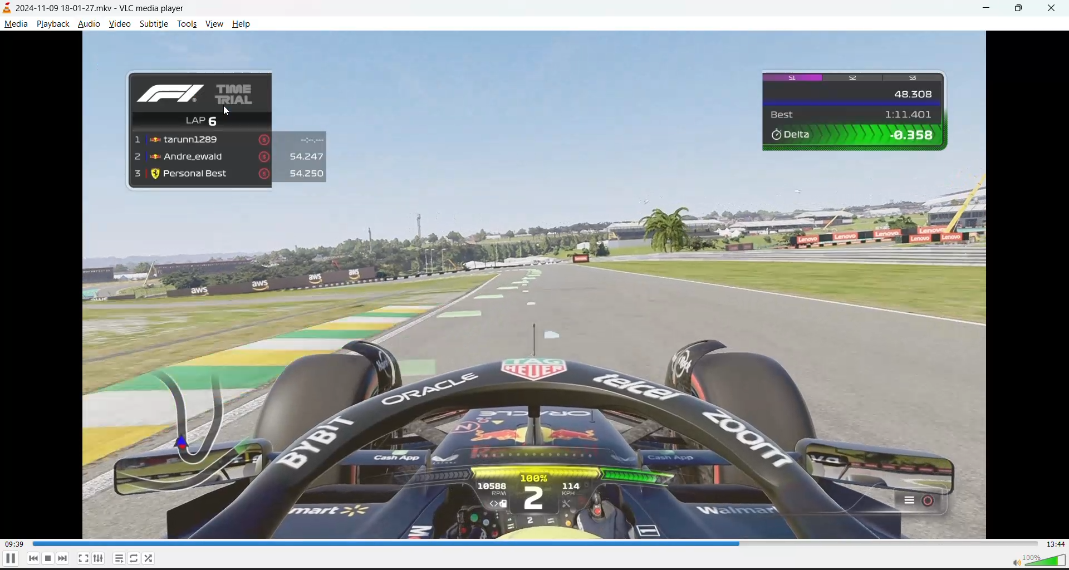 Image resolution: width=1069 pixels, height=570 pixels. What do you see at coordinates (155, 24) in the screenshot?
I see `subtitle` at bounding box center [155, 24].